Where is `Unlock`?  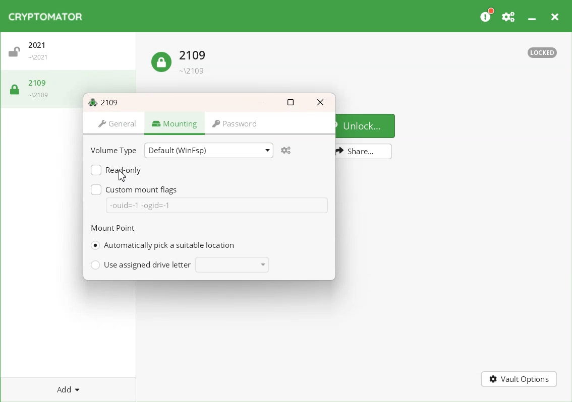
Unlock is located at coordinates (367, 125).